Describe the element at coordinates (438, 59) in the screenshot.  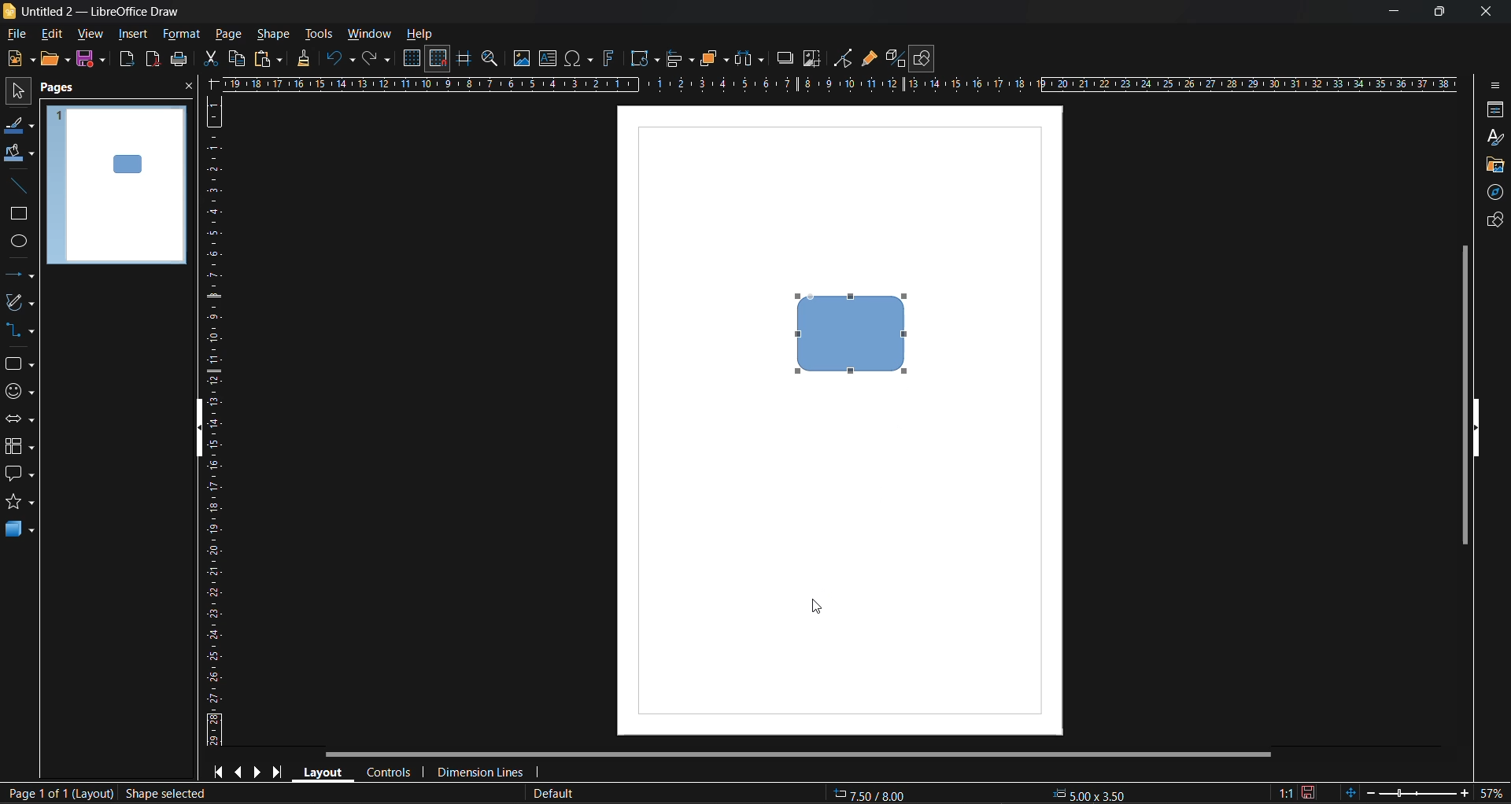
I see `snap to grid` at that location.